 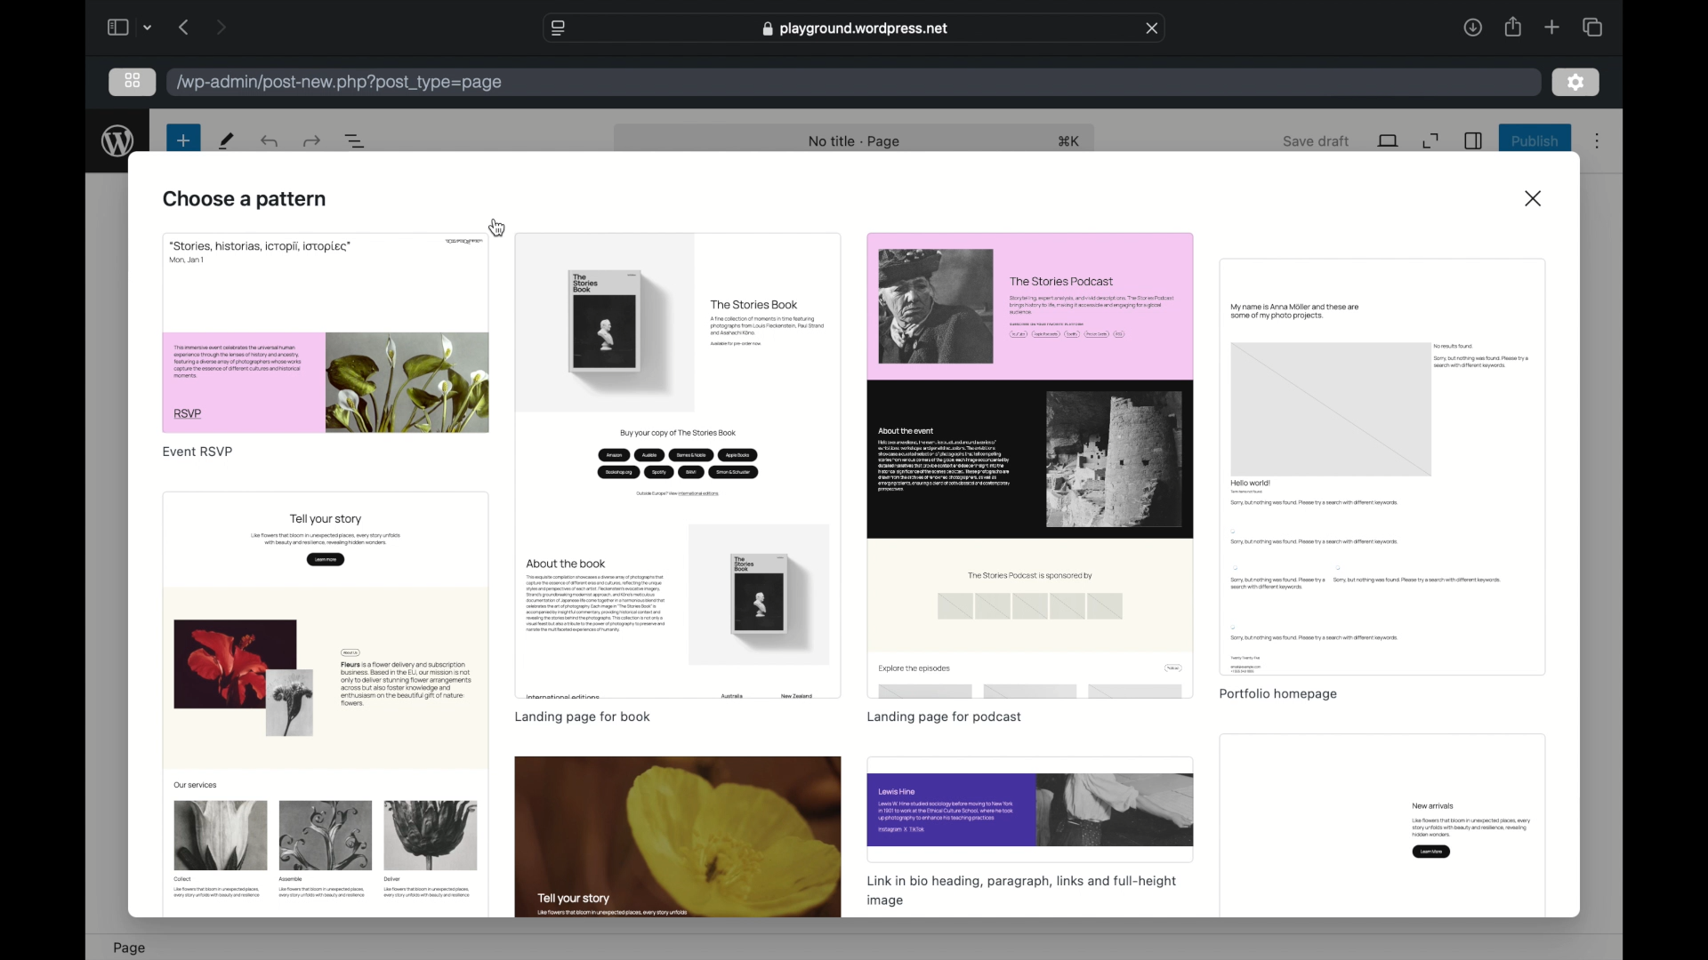 What do you see at coordinates (557, 28) in the screenshot?
I see `website settings` at bounding box center [557, 28].